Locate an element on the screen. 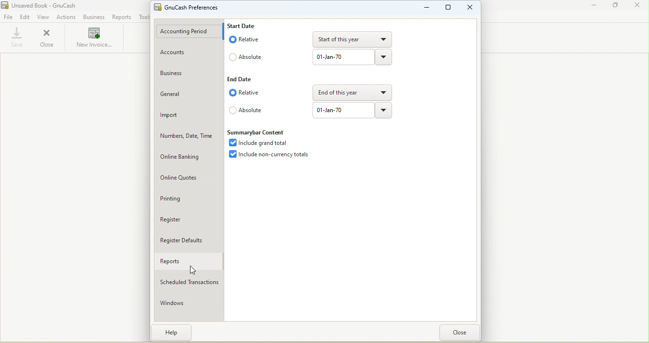 The width and height of the screenshot is (649, 343). Edit is located at coordinates (25, 18).